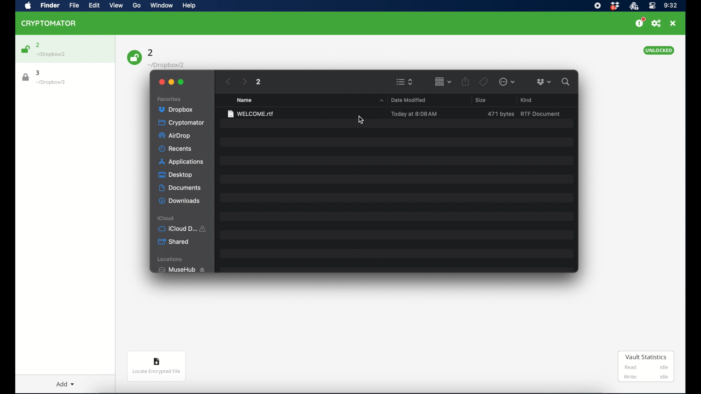 The height and width of the screenshot is (394, 701). What do you see at coordinates (674, 23) in the screenshot?
I see `close` at bounding box center [674, 23].